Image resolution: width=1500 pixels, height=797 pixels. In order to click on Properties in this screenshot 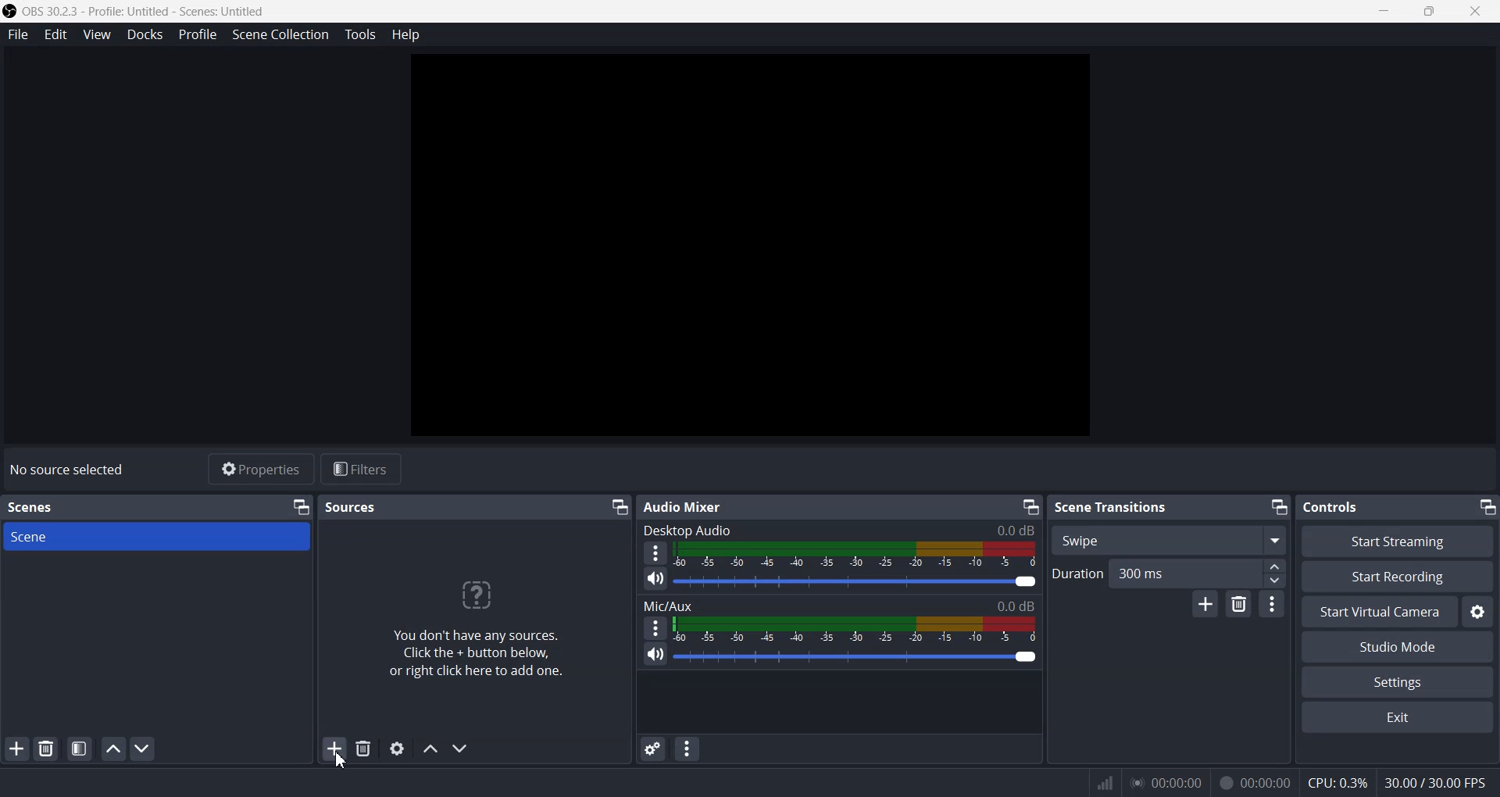, I will do `click(260, 469)`.